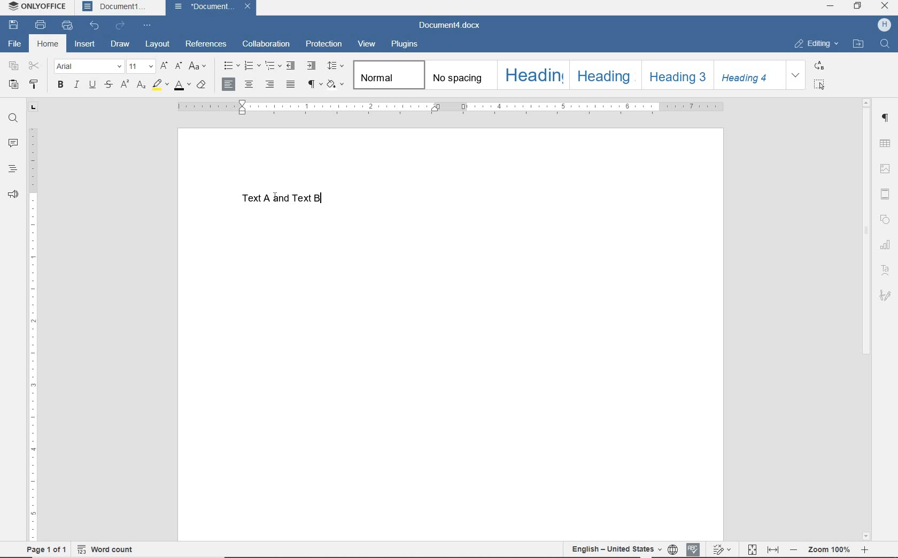 The width and height of the screenshot is (898, 558). What do you see at coordinates (42, 549) in the screenshot?
I see `PAGE 1 OF 1` at bounding box center [42, 549].